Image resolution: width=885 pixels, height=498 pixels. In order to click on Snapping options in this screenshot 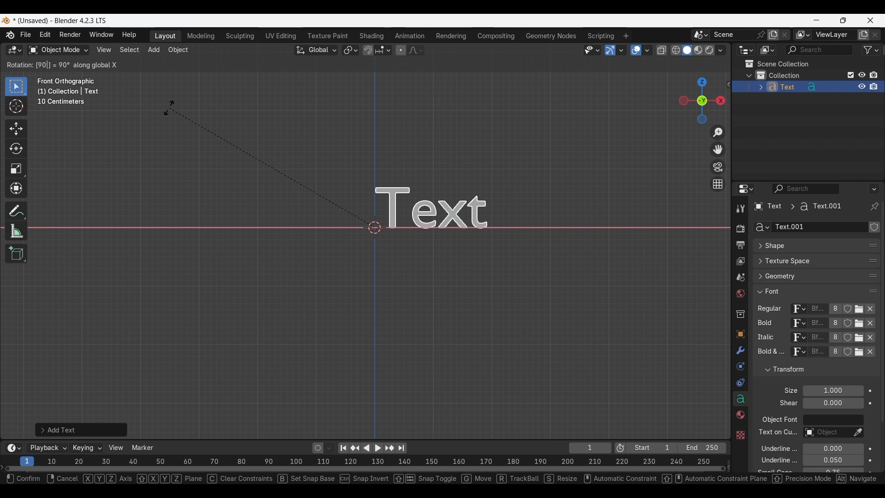, I will do `click(384, 50)`.